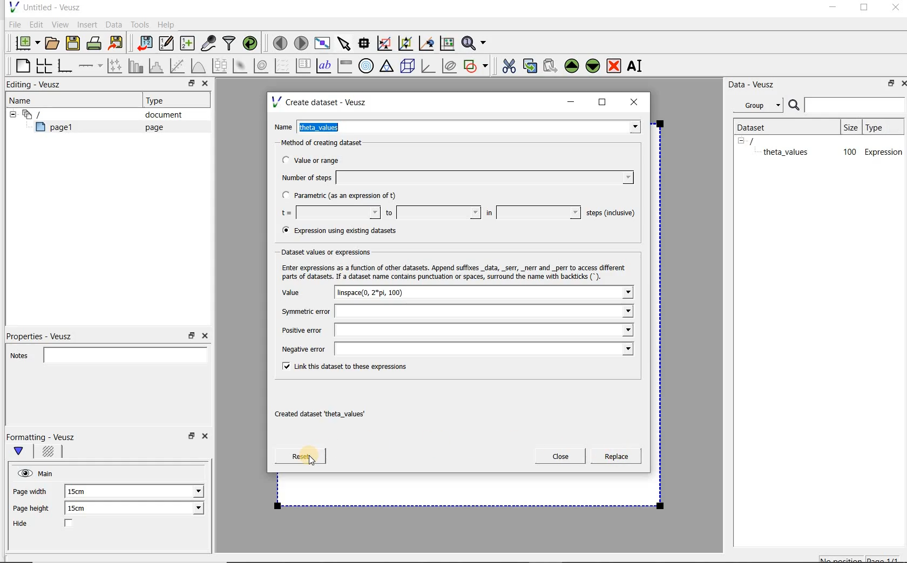  What do you see at coordinates (300, 456) in the screenshot?
I see `Reset` at bounding box center [300, 456].